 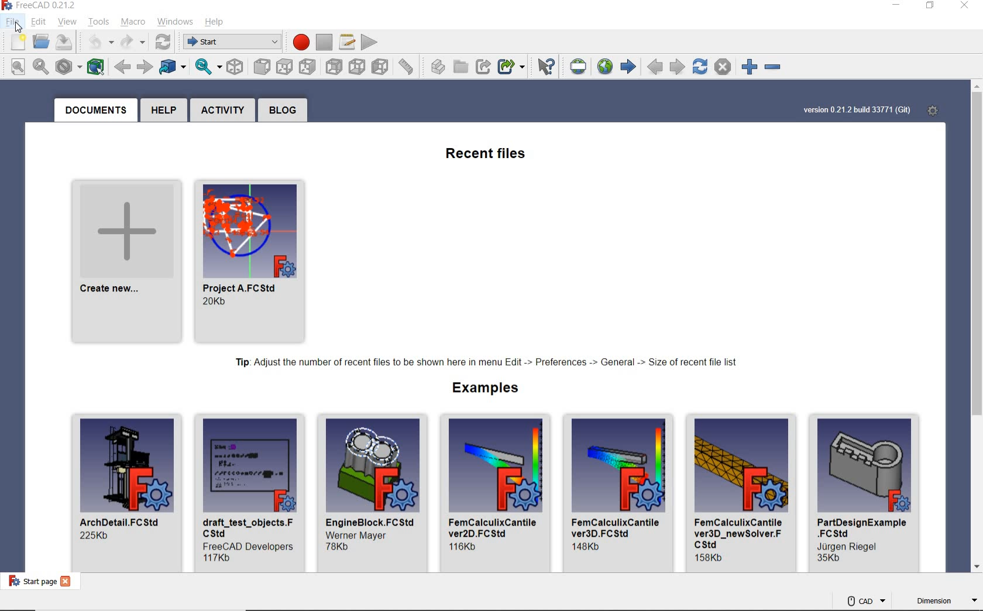 What do you see at coordinates (495, 527) in the screenshot?
I see `name` at bounding box center [495, 527].